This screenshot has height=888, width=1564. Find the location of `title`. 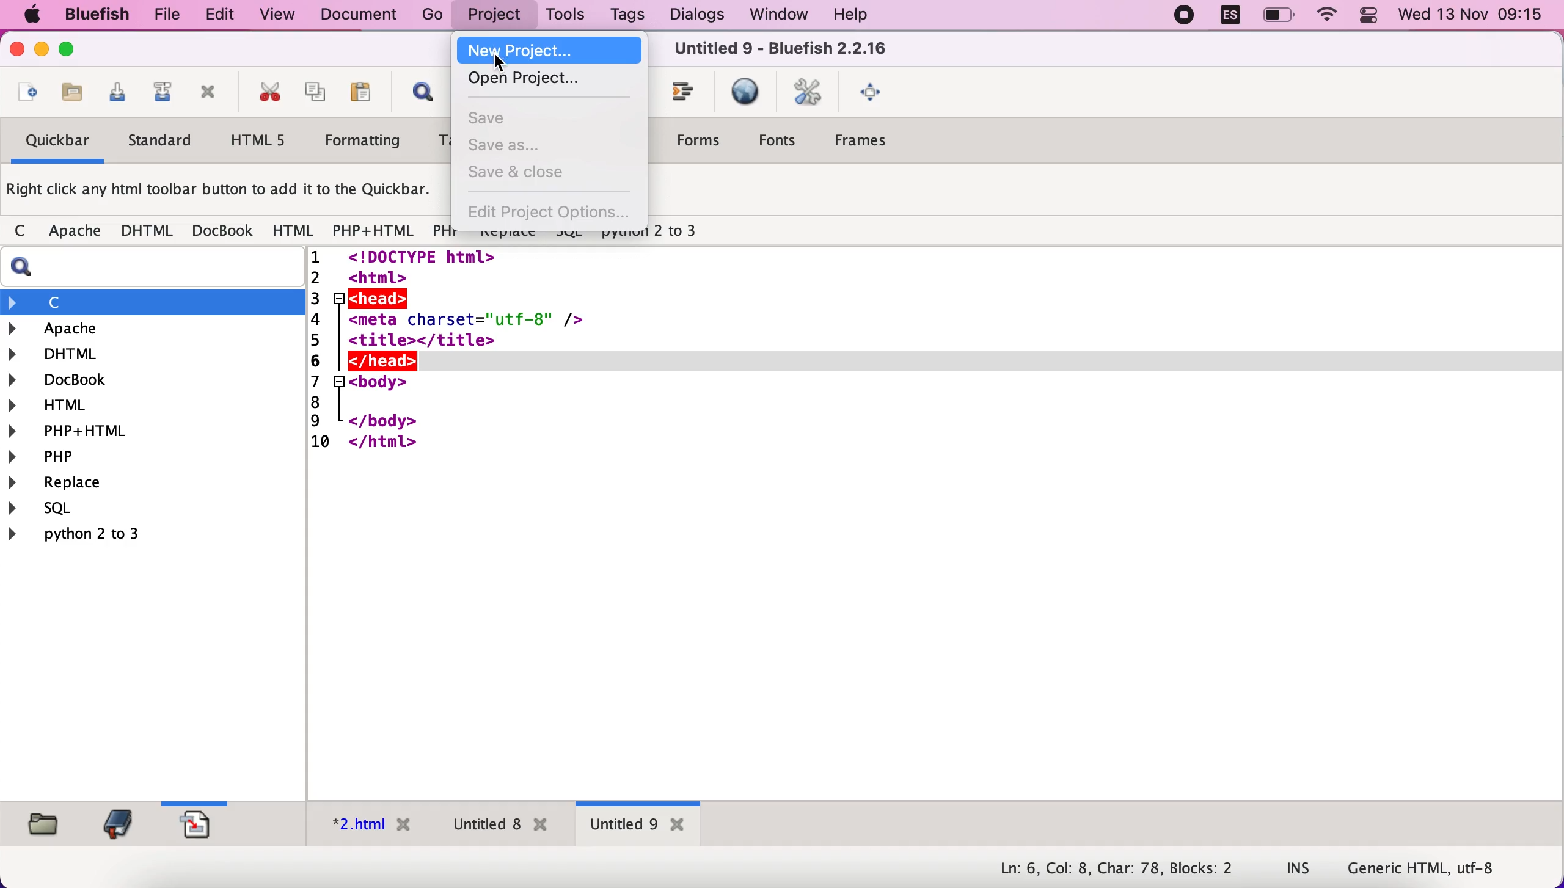

title is located at coordinates (779, 51).